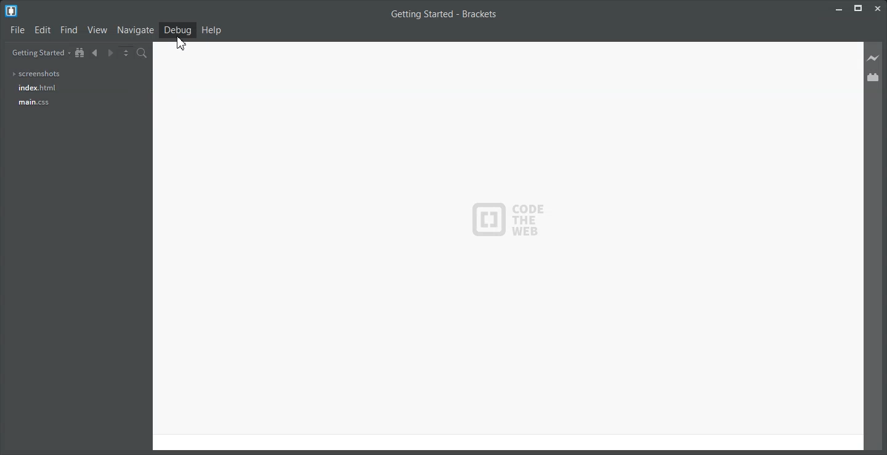 This screenshot has height=455, width=887. Describe the element at coordinates (182, 45) in the screenshot. I see `cursor` at that location.